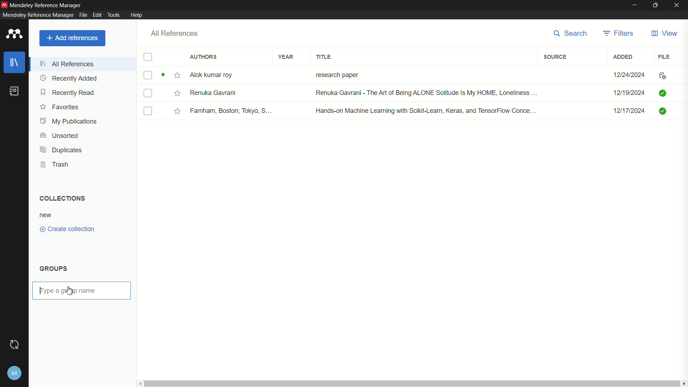 The height and width of the screenshot is (387, 688). Describe the element at coordinates (286, 57) in the screenshot. I see `year` at that location.